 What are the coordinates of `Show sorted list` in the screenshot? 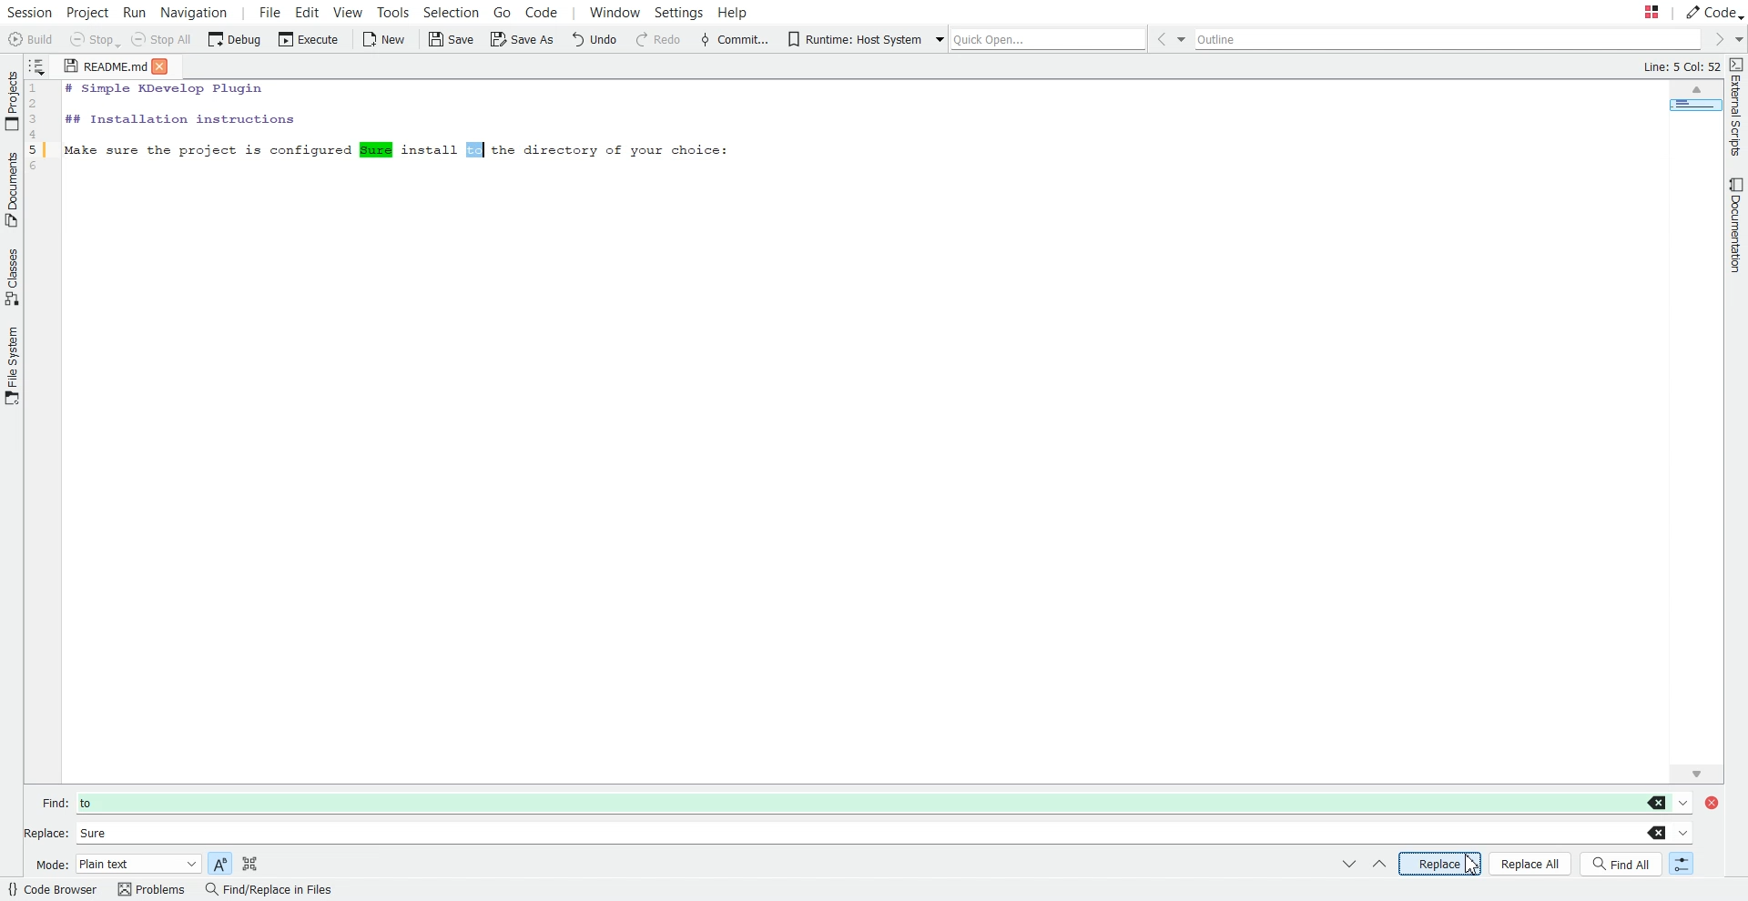 It's located at (38, 65).